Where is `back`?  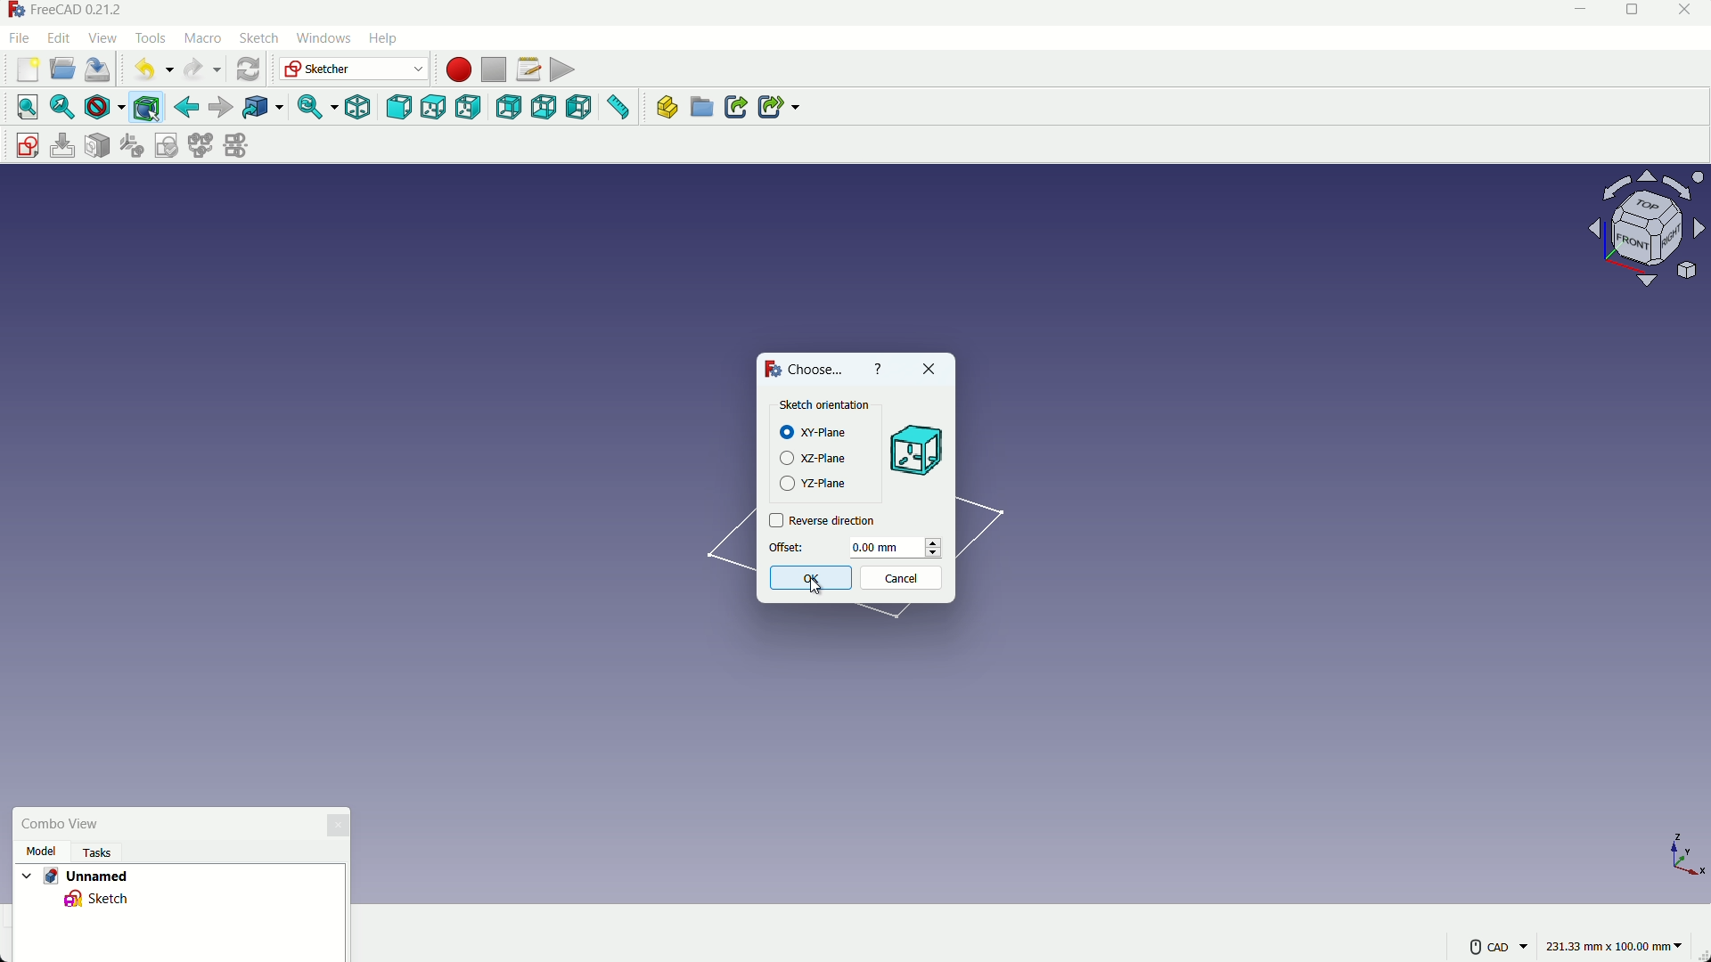
back is located at coordinates (186, 107).